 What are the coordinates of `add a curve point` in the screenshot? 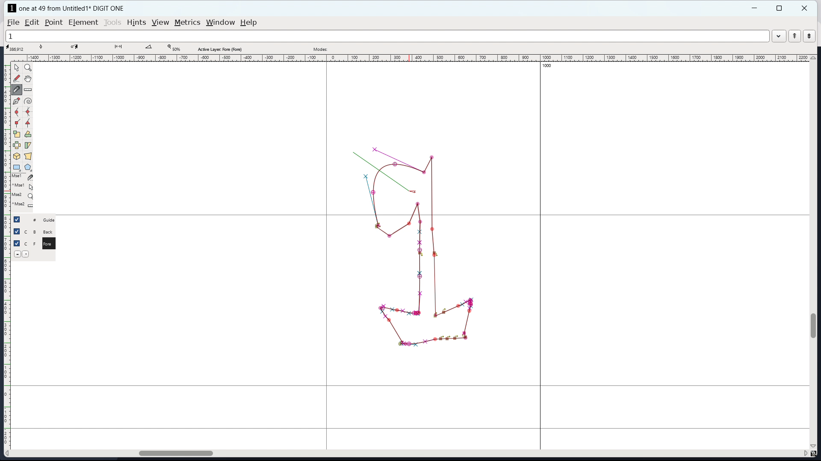 It's located at (17, 113).